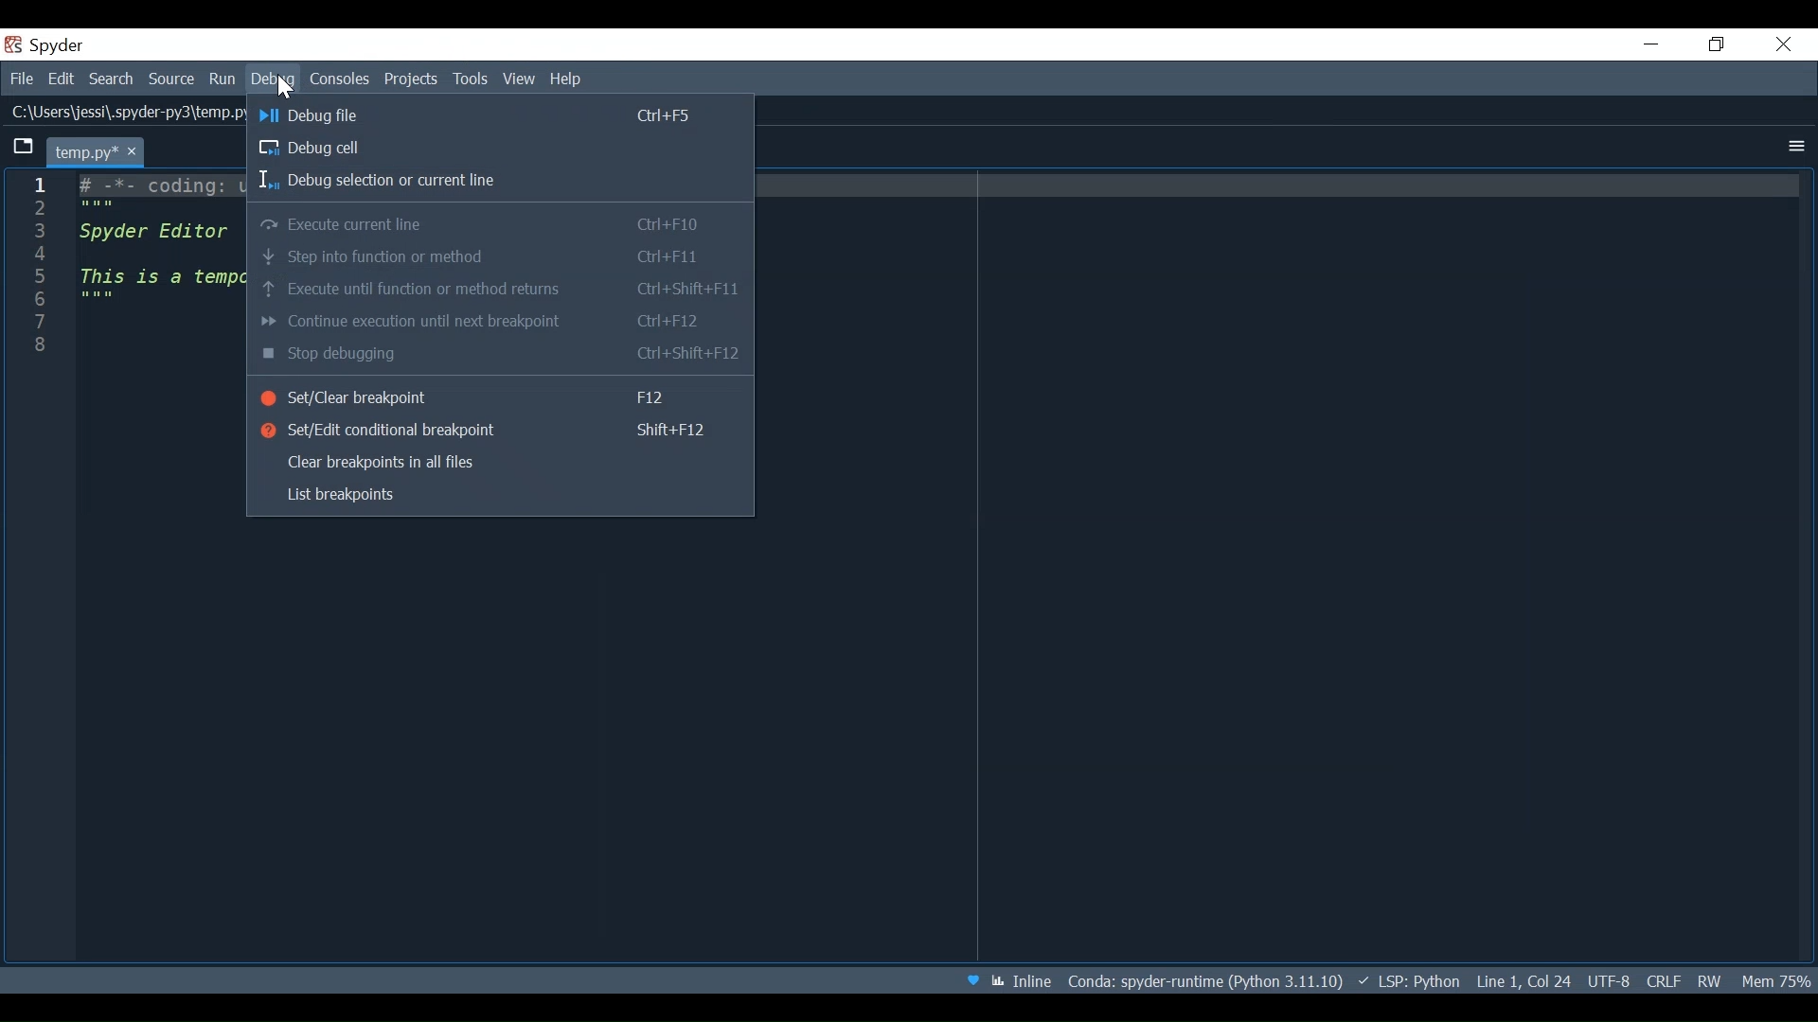  Describe the element at coordinates (95, 152) in the screenshot. I see `Current tab` at that location.